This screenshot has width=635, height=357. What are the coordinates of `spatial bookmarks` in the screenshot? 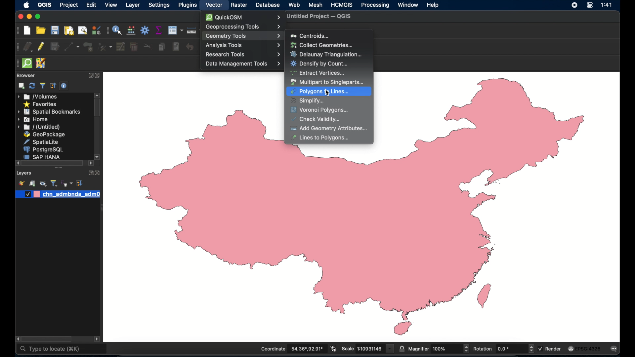 It's located at (49, 112).